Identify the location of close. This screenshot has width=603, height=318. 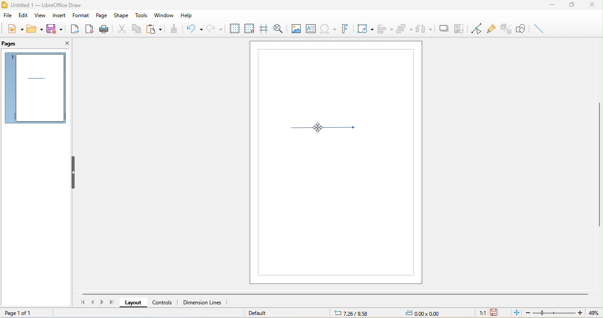
(65, 44).